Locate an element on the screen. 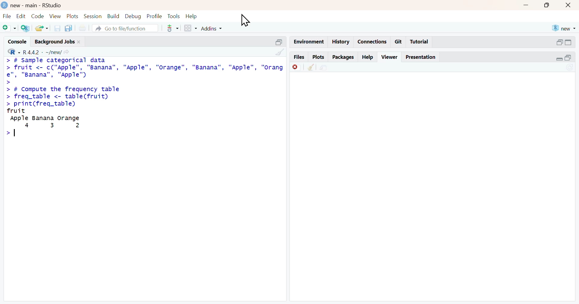 The height and width of the screenshot is (304, 579). R 4.4.2 - new is located at coordinates (32, 52).